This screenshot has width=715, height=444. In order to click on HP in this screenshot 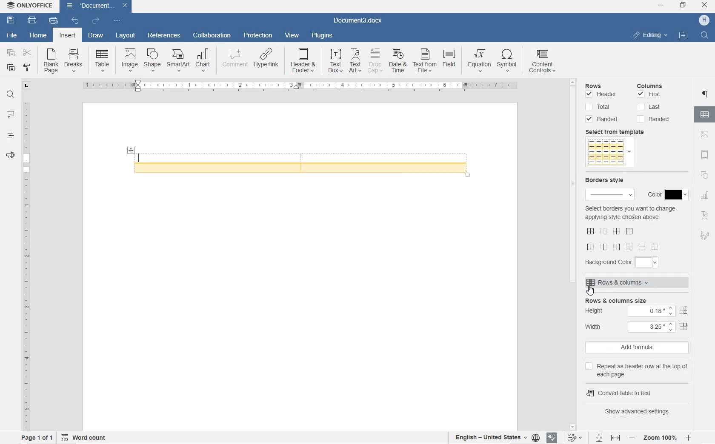, I will do `click(704, 20)`.